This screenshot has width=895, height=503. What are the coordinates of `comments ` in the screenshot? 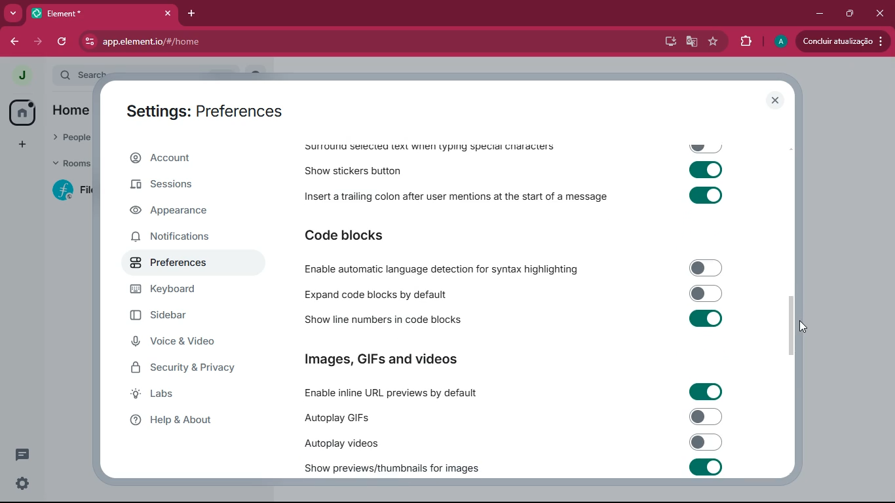 It's located at (31, 457).